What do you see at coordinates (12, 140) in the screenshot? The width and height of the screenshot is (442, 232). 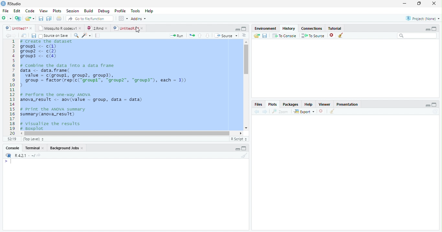 I see `1:1` at bounding box center [12, 140].